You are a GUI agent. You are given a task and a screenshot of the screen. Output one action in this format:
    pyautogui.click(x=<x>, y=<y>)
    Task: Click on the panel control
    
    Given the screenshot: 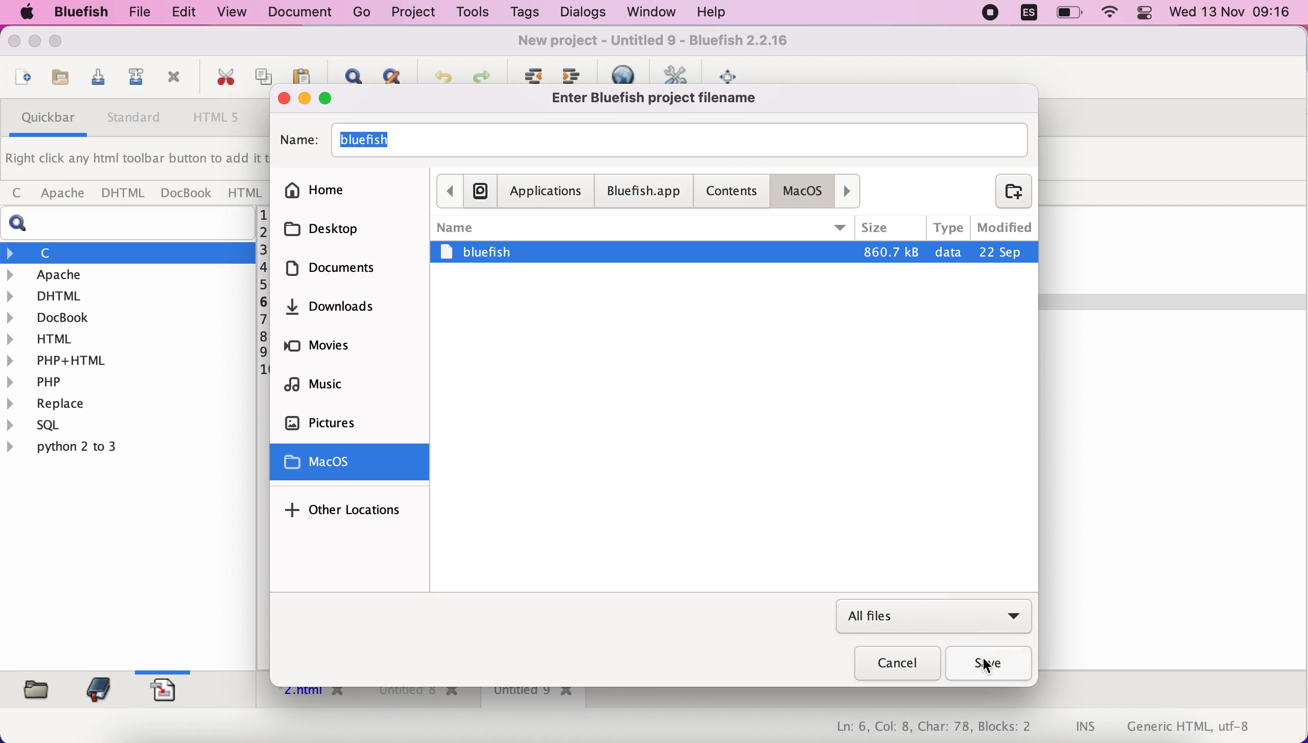 What is the action you would take?
    pyautogui.click(x=1144, y=14)
    